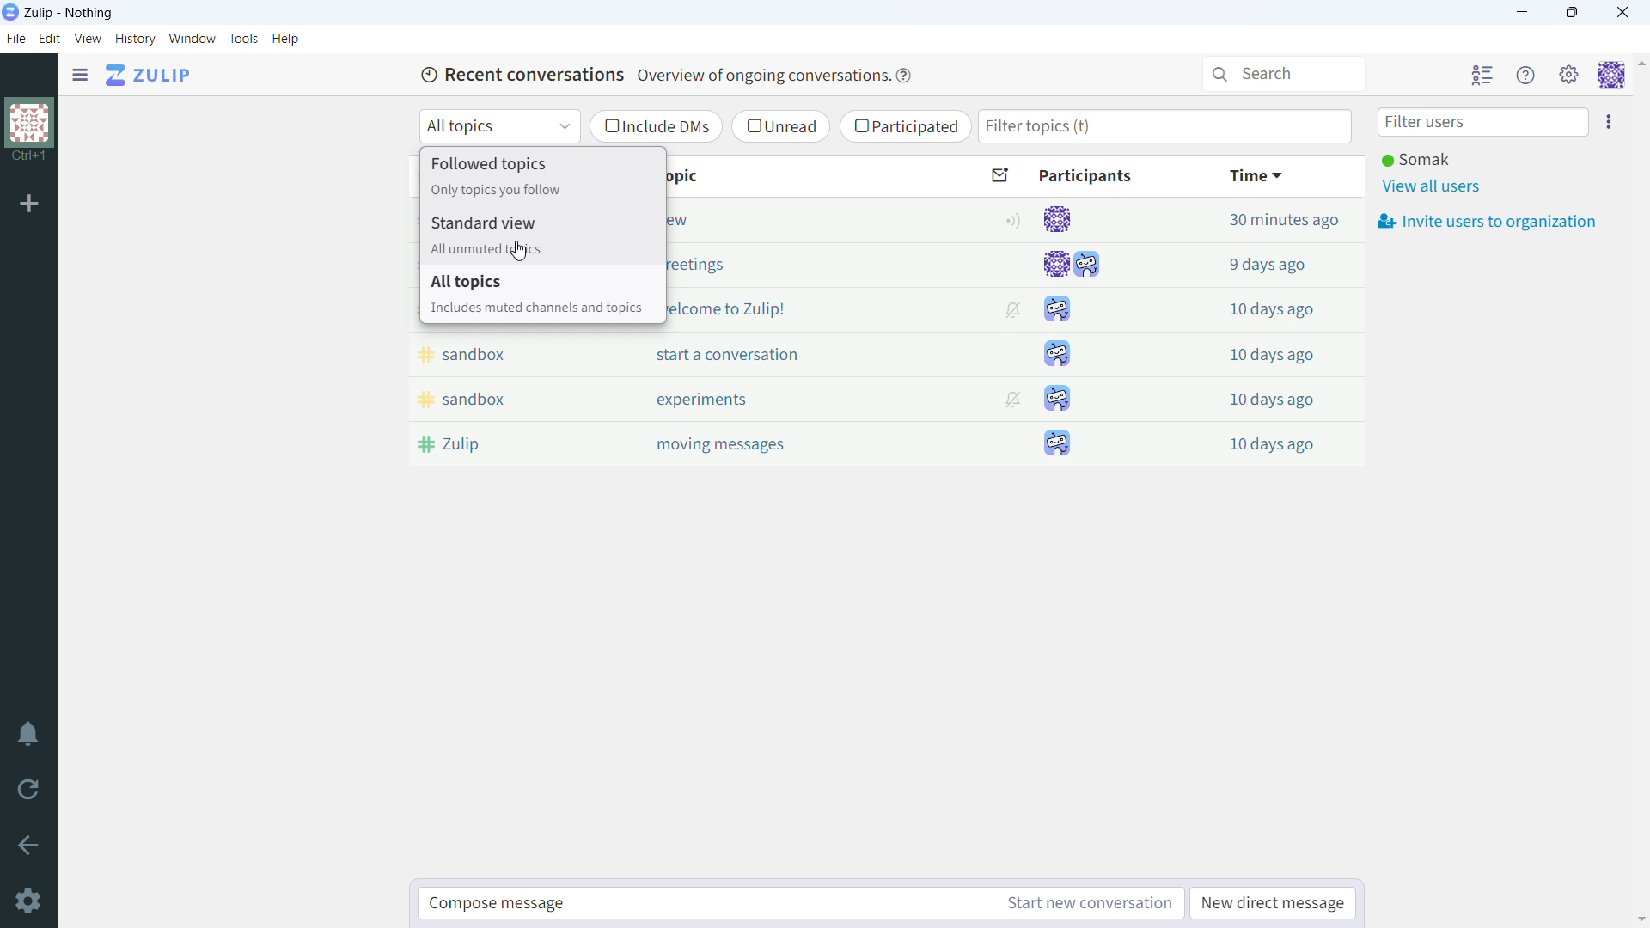 This screenshot has width=1650, height=928. I want to click on compose message, so click(705, 903).